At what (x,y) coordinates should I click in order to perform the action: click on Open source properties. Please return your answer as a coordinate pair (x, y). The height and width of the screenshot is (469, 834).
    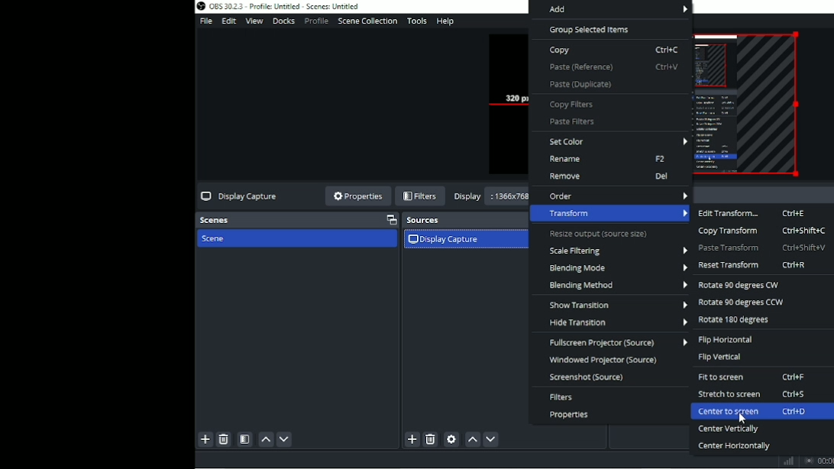
    Looking at the image, I should click on (451, 439).